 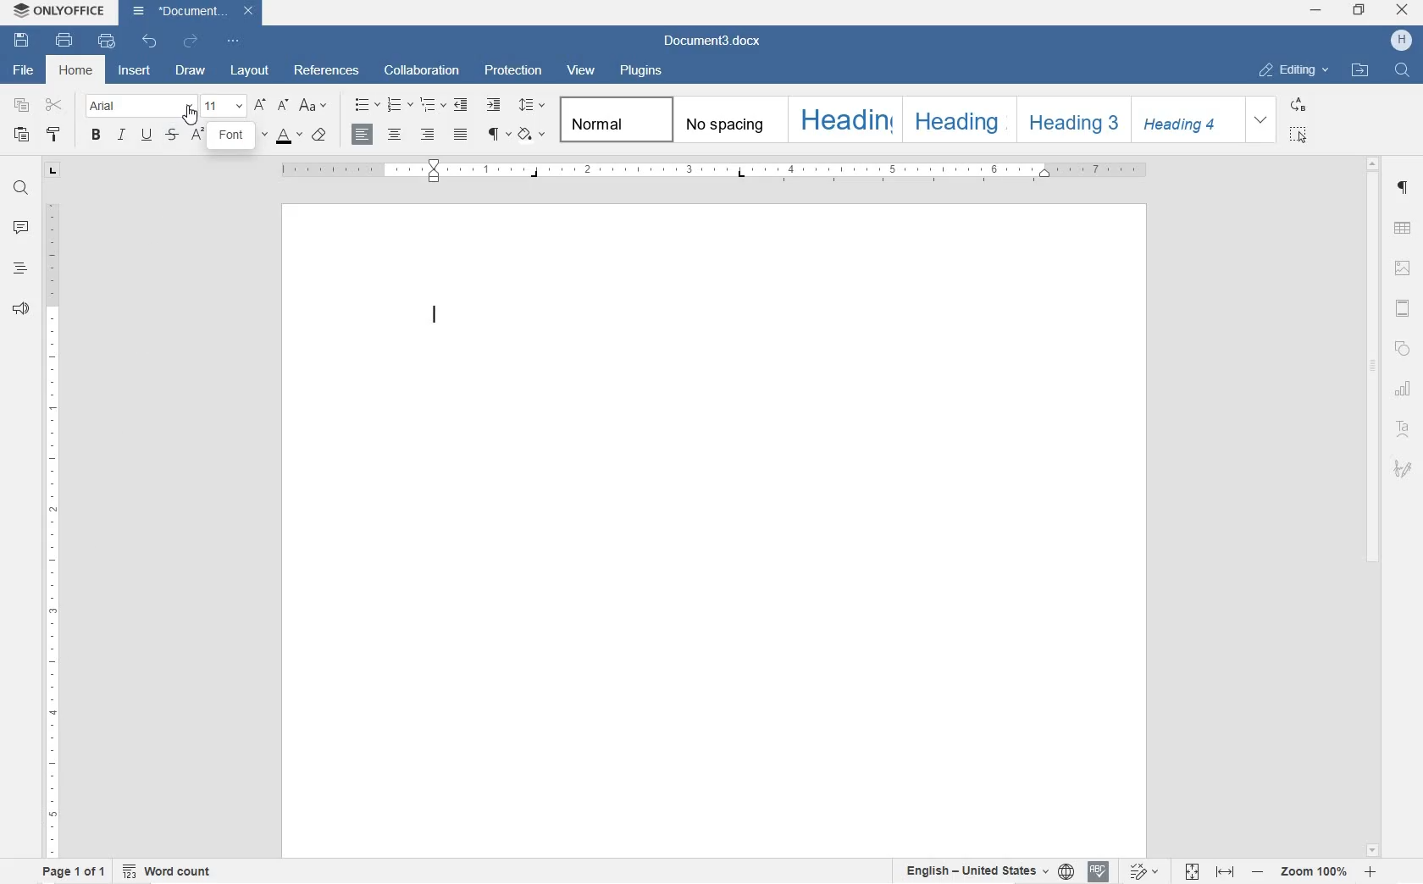 I want to click on REDO, so click(x=188, y=41).